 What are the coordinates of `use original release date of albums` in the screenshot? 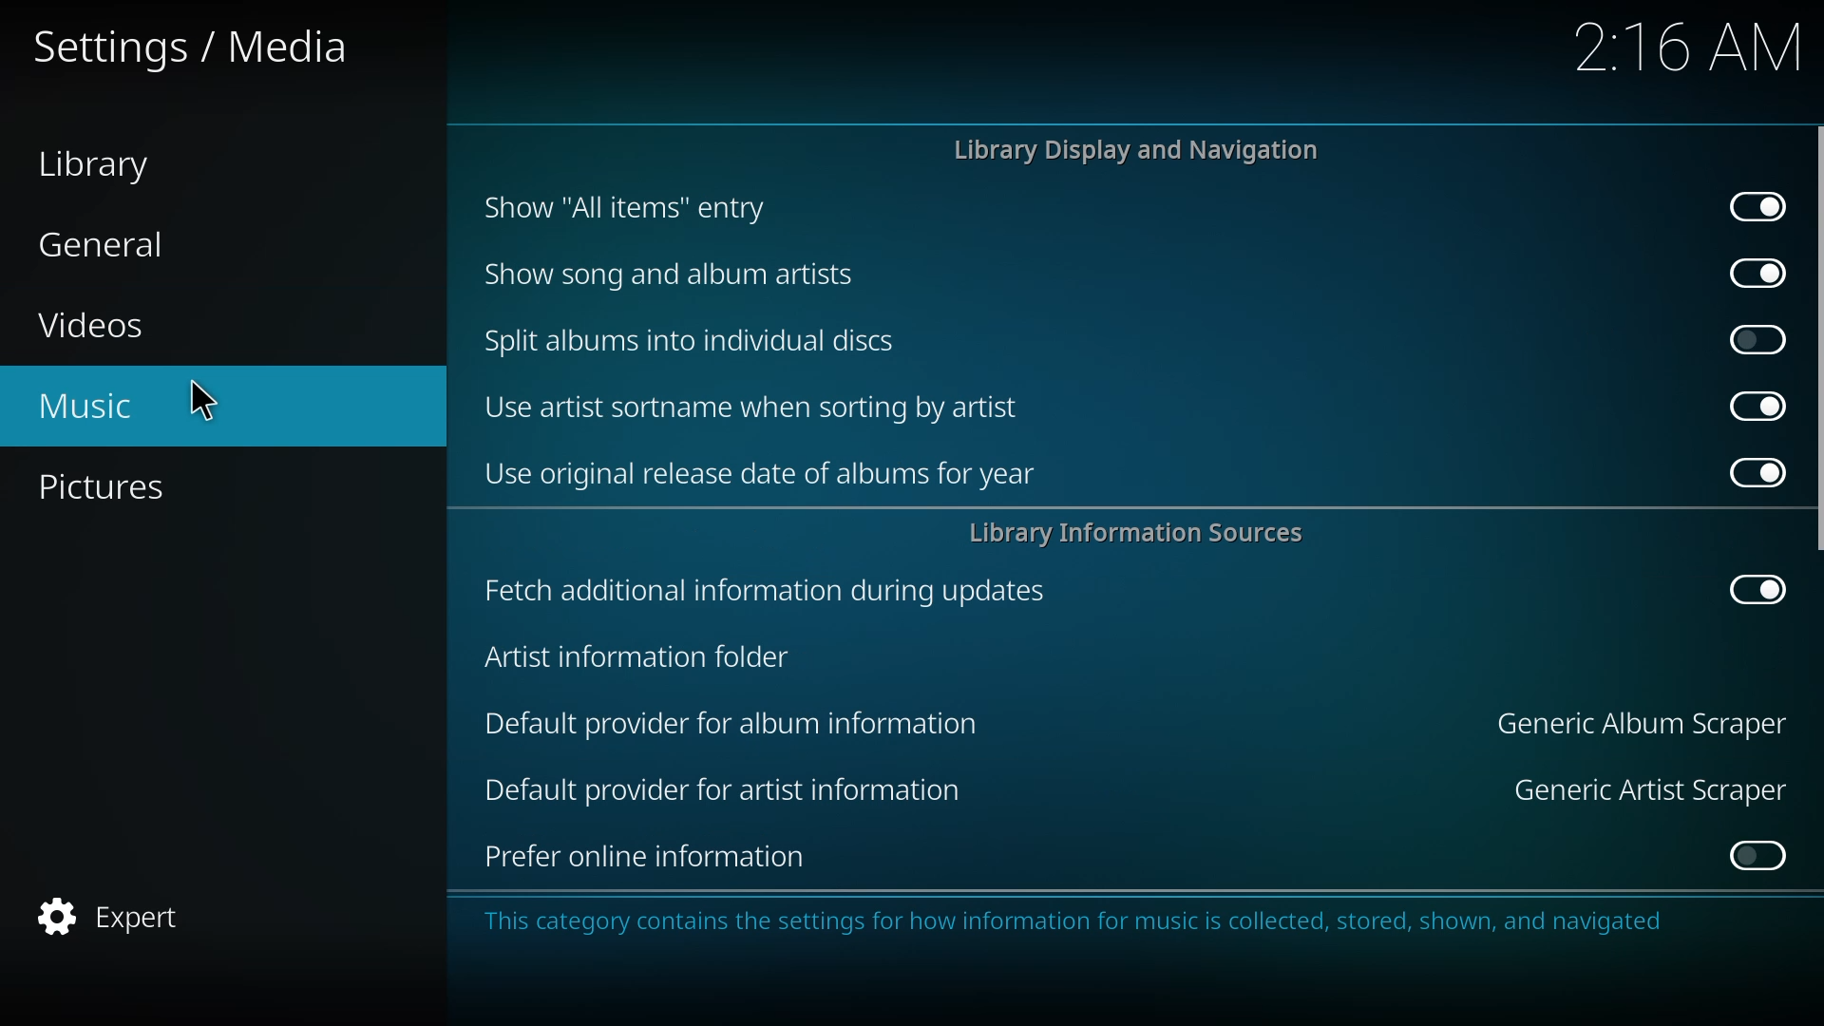 It's located at (761, 472).